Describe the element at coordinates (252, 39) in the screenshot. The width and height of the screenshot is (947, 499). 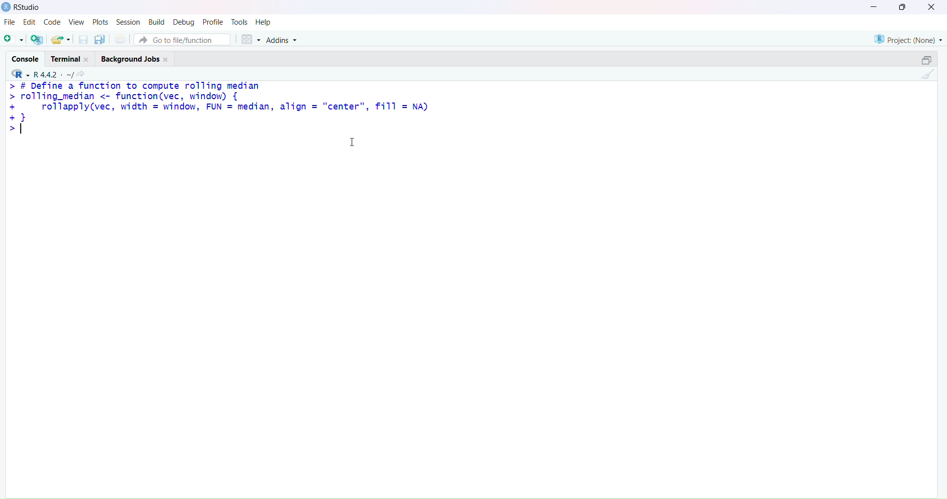
I see `grid` at that location.